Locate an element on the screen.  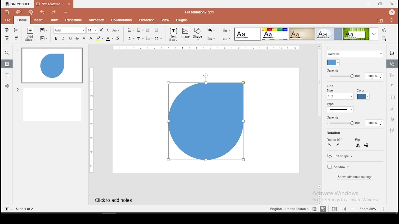
arrange objects is located at coordinates (210, 30).